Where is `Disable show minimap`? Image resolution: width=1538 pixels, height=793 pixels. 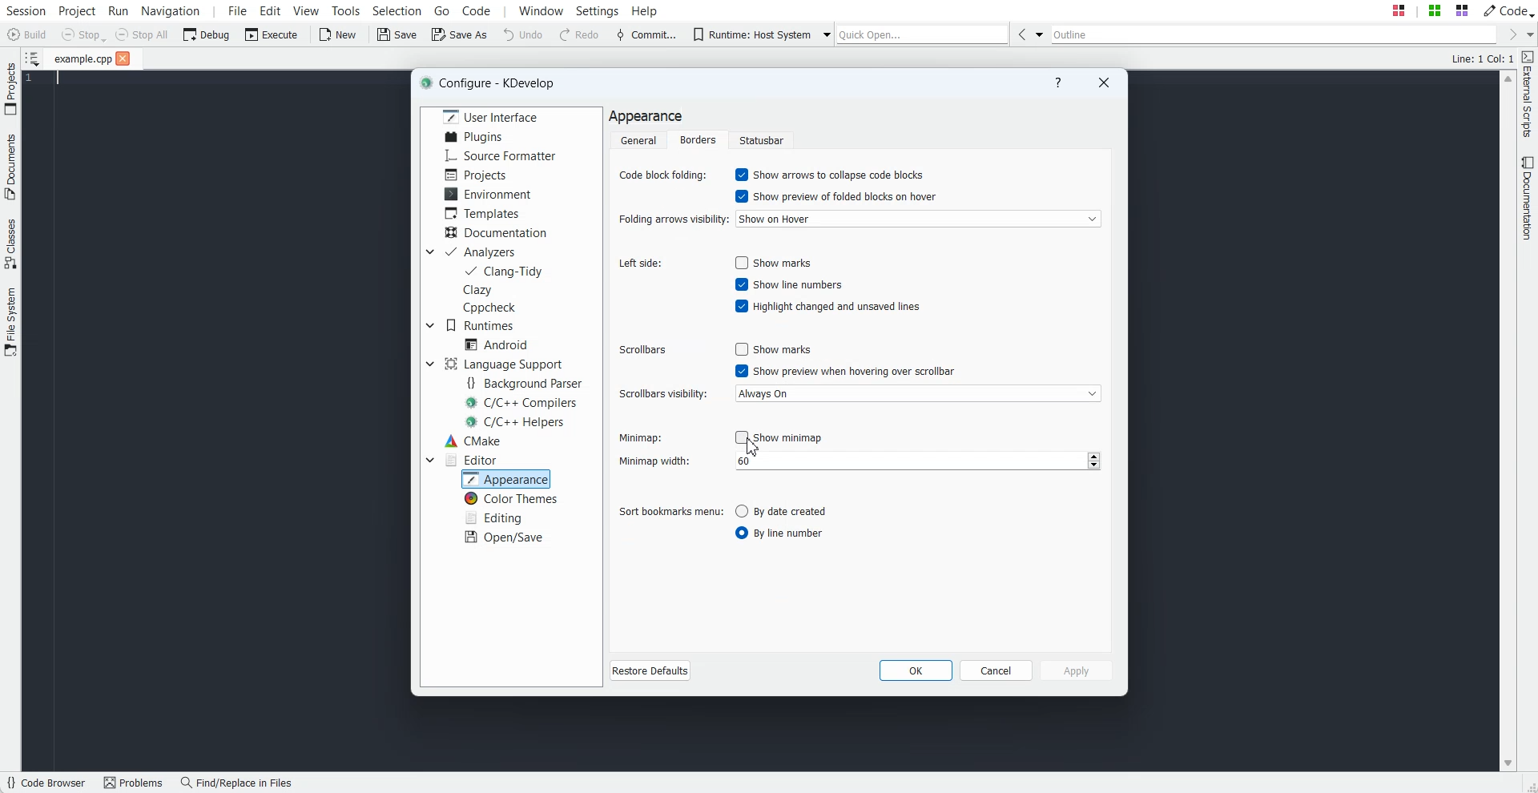
Disable show minimap is located at coordinates (779, 437).